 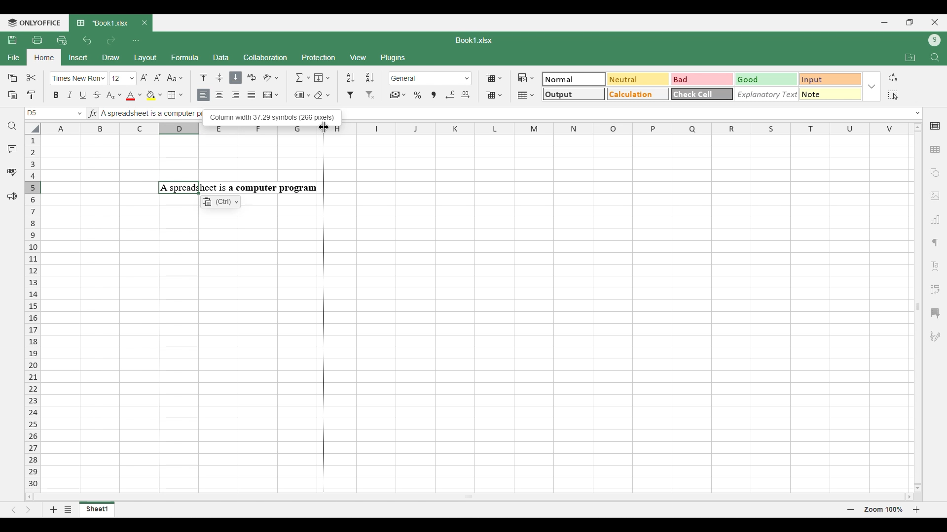 I want to click on Percent style, so click(x=417, y=95).